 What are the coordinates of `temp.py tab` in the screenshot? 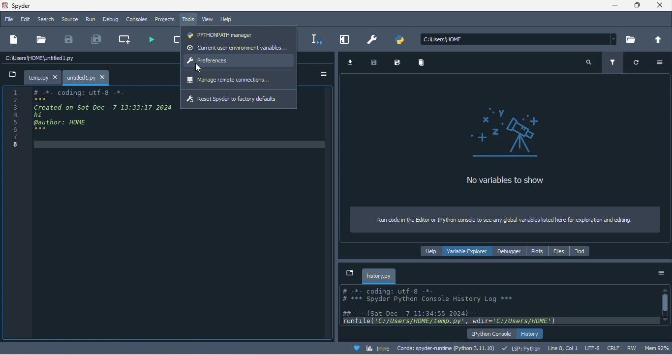 It's located at (42, 76).